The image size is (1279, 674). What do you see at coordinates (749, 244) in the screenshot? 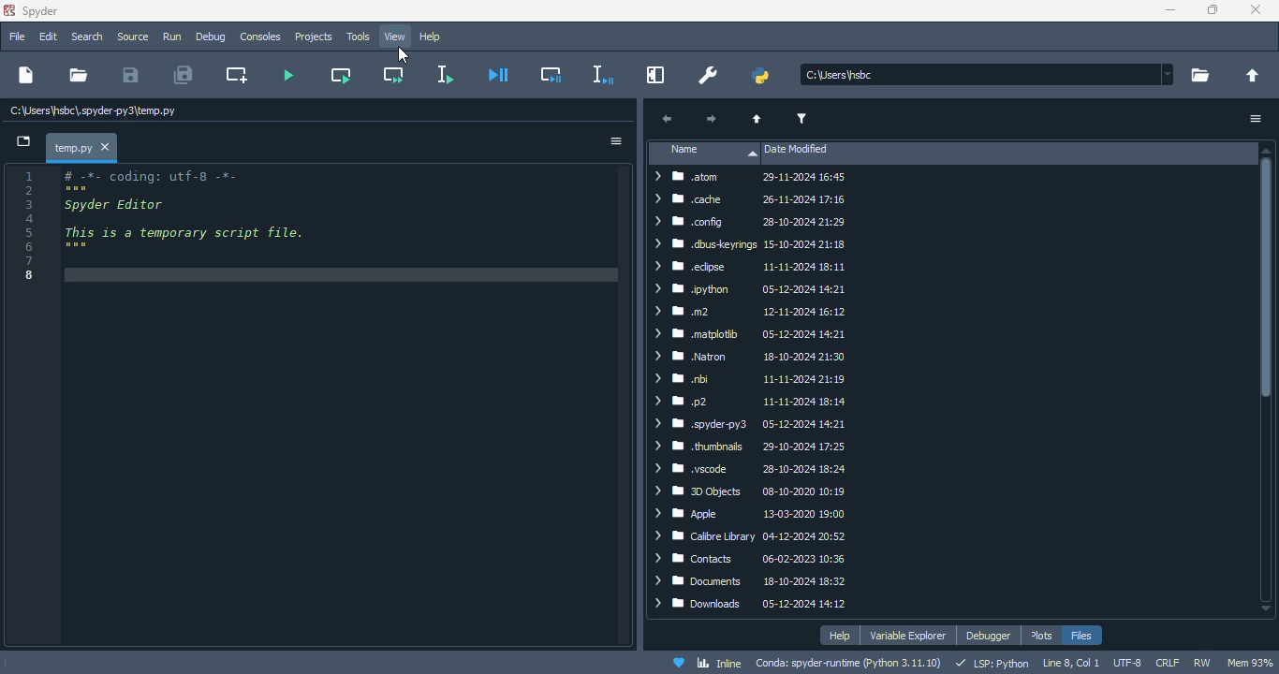
I see `.dbus-keyrings` at bounding box center [749, 244].